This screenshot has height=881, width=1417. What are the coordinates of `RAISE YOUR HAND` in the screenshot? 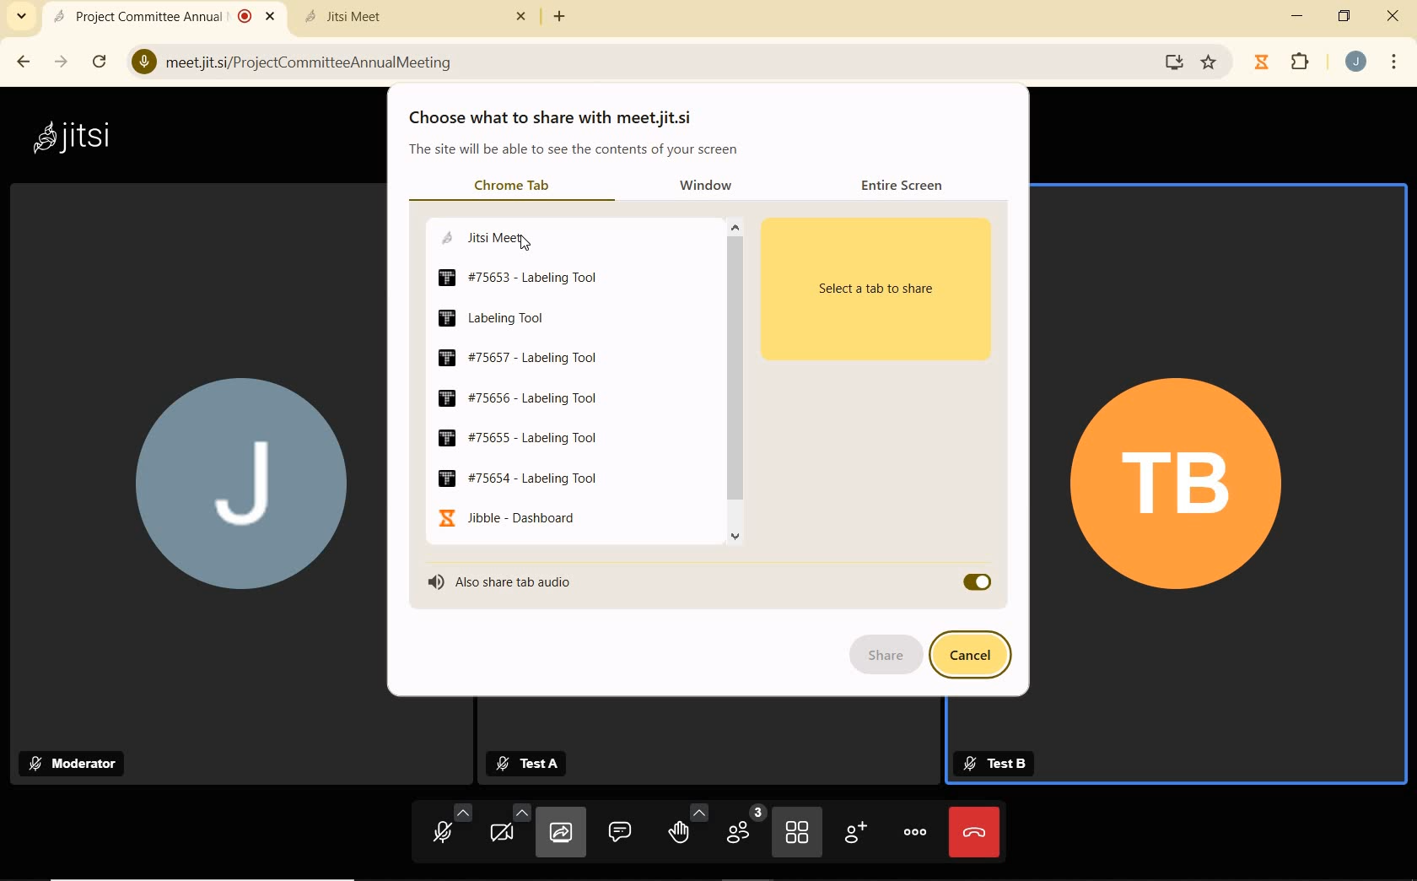 It's located at (687, 830).